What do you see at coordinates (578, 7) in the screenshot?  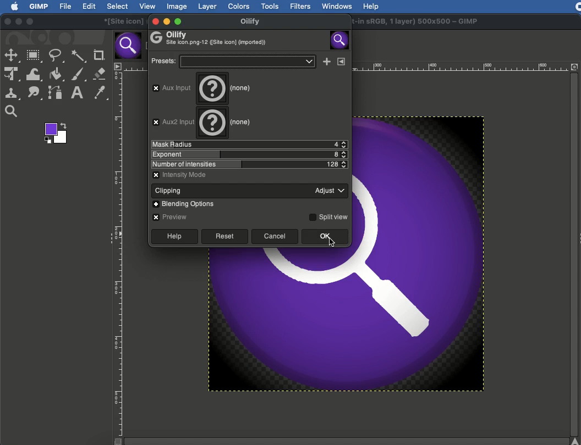 I see `Recording` at bounding box center [578, 7].